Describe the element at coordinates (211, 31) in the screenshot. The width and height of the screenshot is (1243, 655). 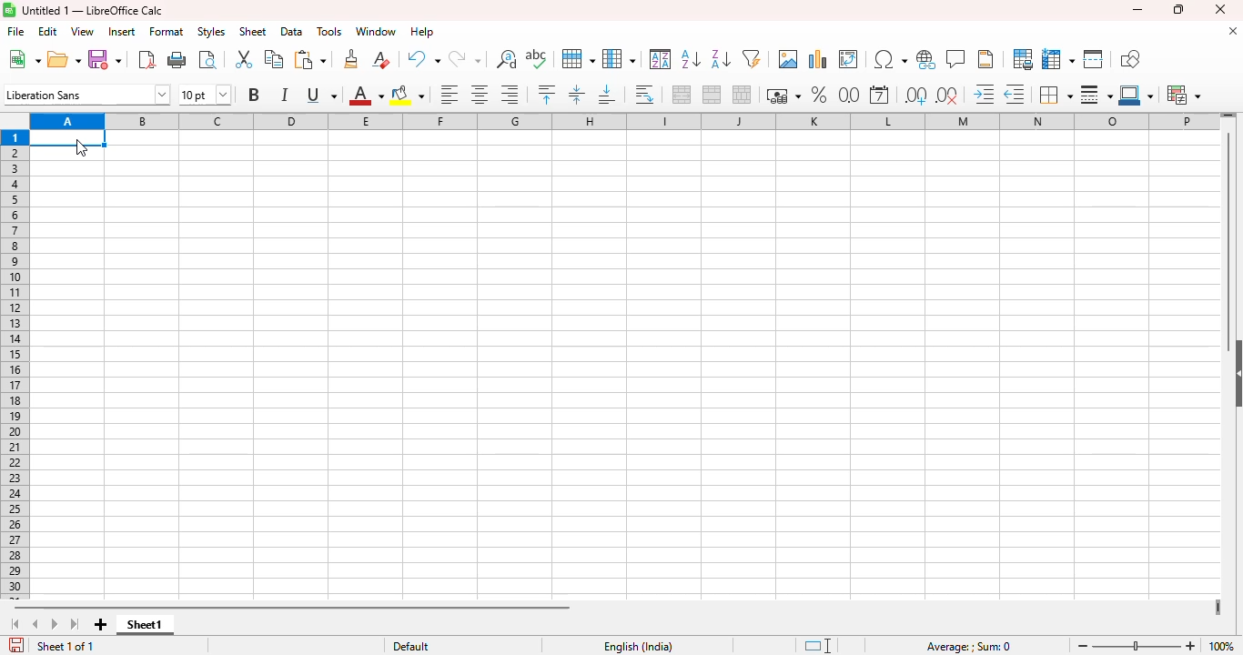
I see `styles` at that location.